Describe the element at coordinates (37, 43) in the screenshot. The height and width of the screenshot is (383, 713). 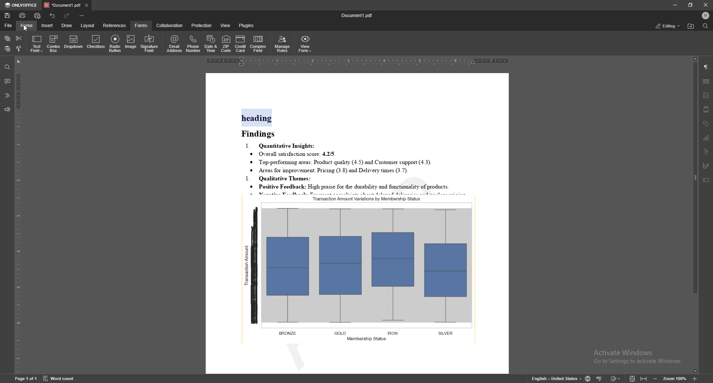
I see `text field` at that location.